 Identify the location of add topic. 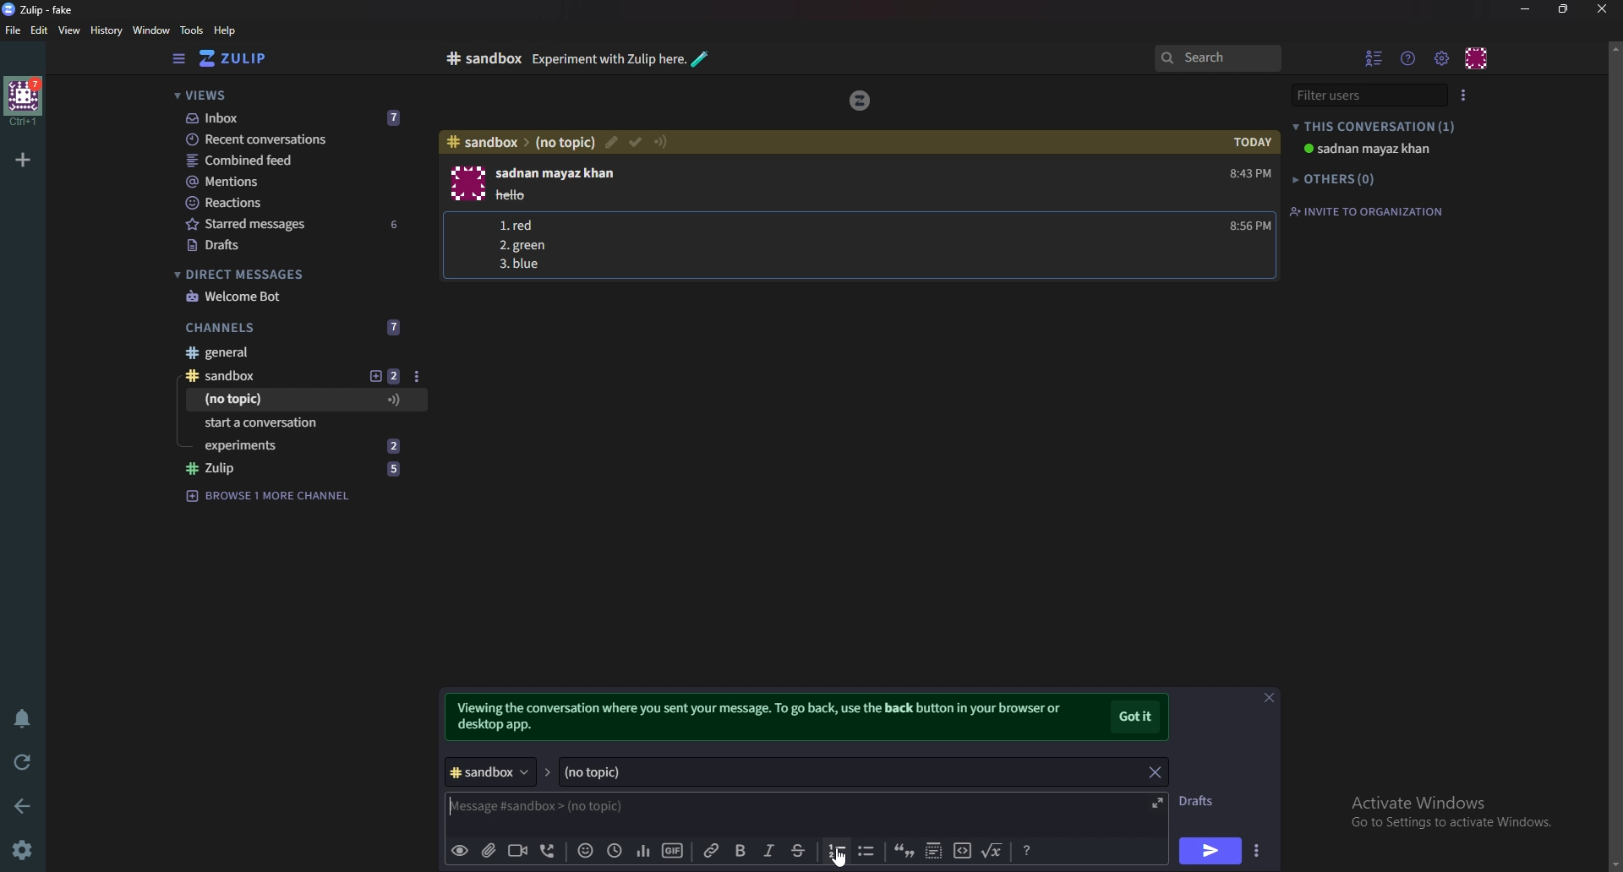
(385, 376).